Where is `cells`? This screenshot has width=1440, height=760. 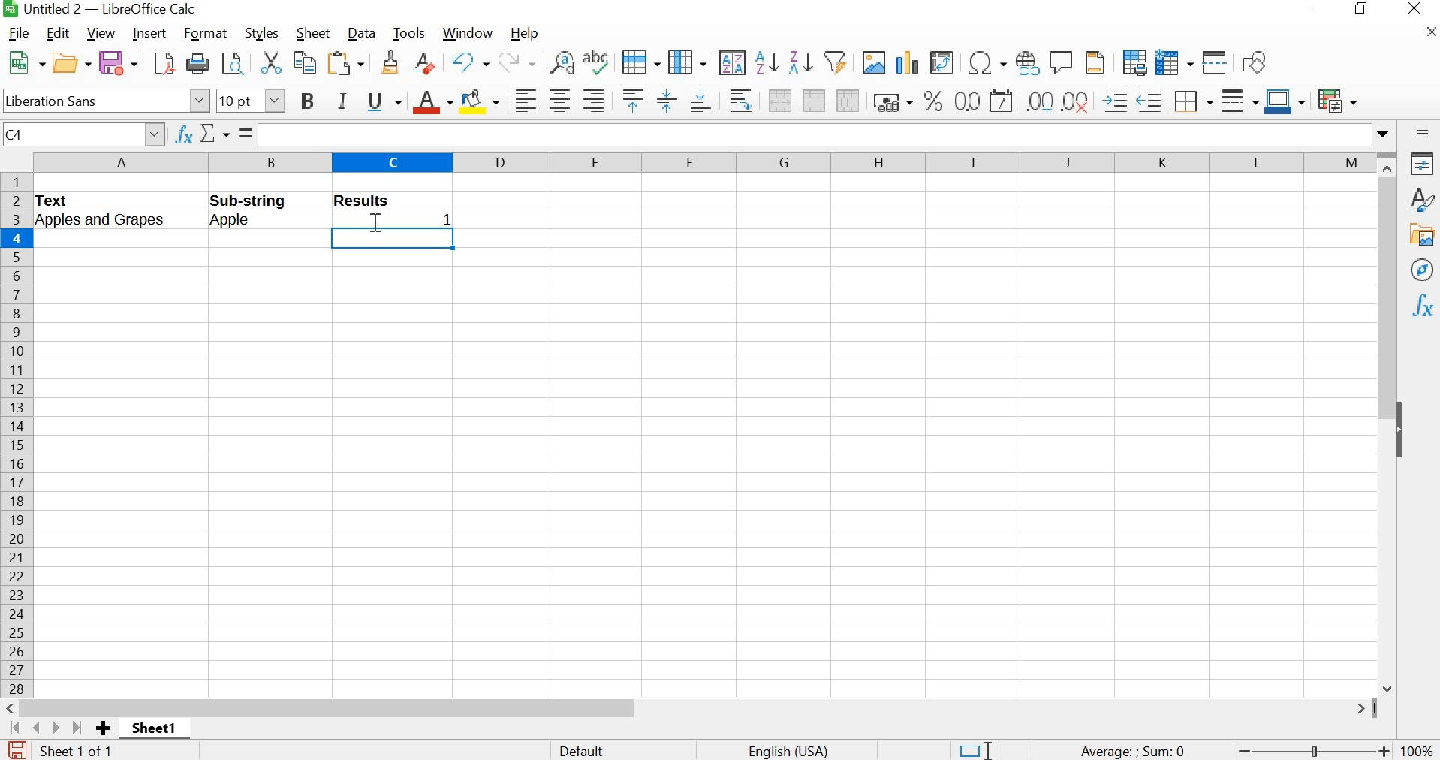 cells is located at coordinates (916, 213).